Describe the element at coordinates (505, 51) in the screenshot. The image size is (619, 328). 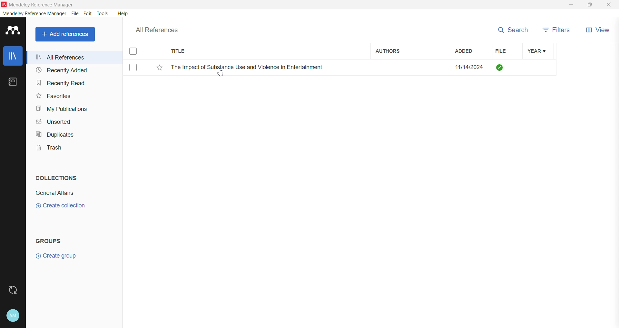
I see `File` at that location.